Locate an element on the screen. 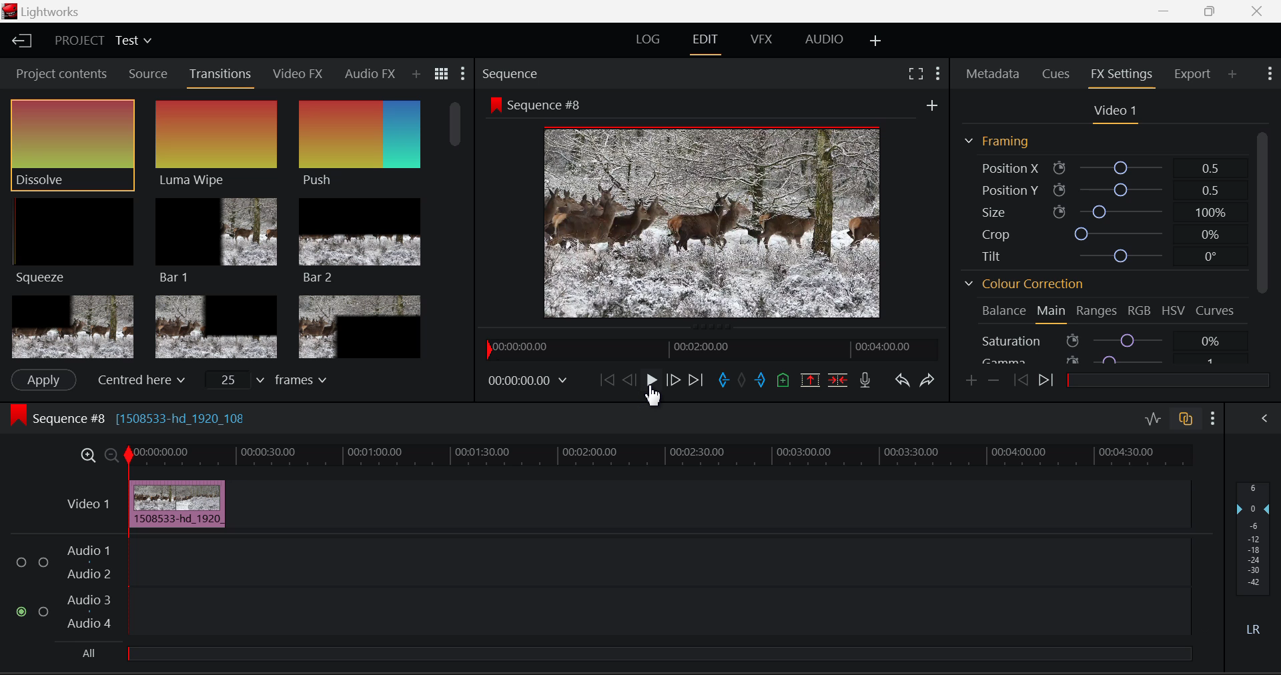  Sequence #8 Editing Section is located at coordinates (168, 419).